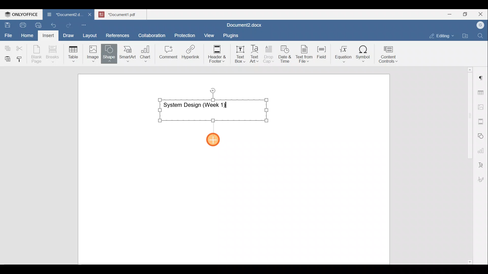 This screenshot has height=274, width=488. Describe the element at coordinates (305, 54) in the screenshot. I see `Text from file` at that location.